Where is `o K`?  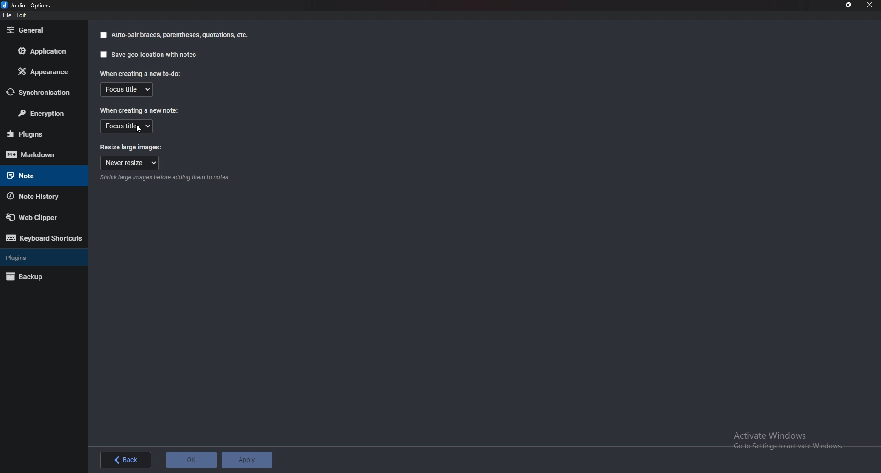
o K is located at coordinates (191, 460).